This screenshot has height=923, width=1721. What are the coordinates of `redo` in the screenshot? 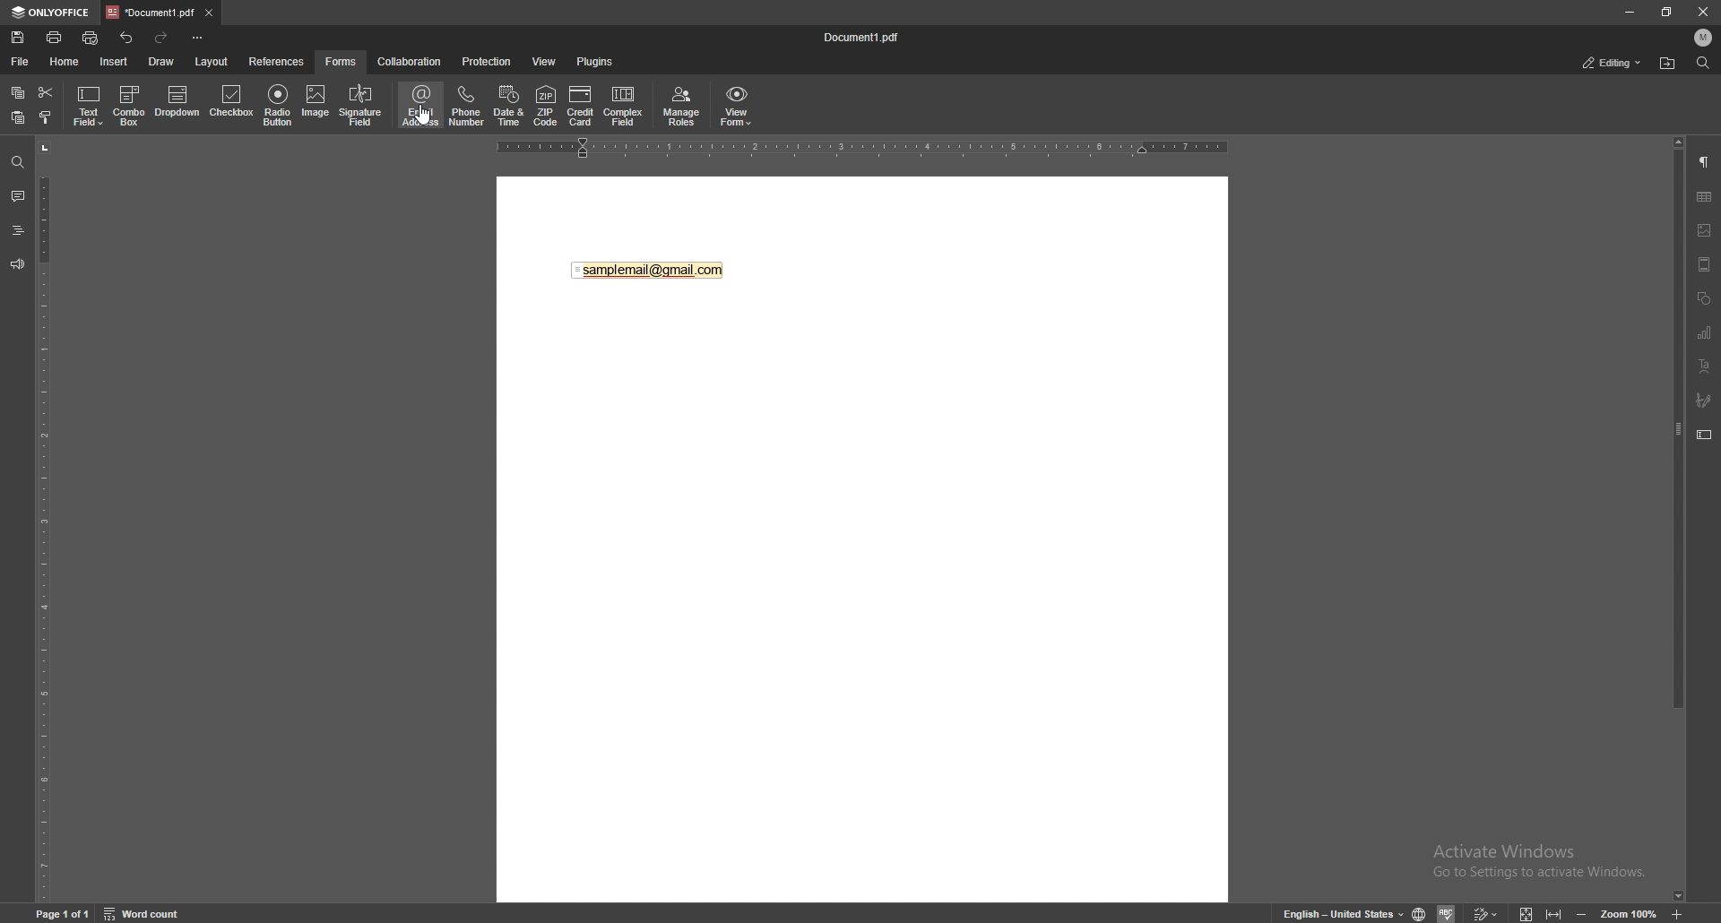 It's located at (164, 38).